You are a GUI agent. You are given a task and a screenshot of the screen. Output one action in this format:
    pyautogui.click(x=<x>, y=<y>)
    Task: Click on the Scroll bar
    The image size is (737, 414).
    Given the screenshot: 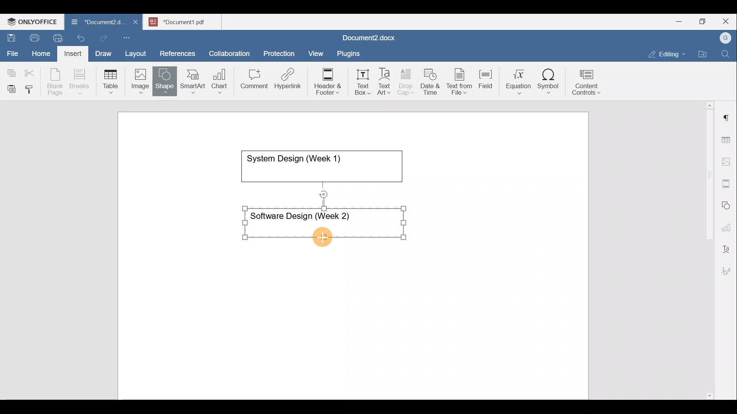 What is the action you would take?
    pyautogui.click(x=707, y=249)
    